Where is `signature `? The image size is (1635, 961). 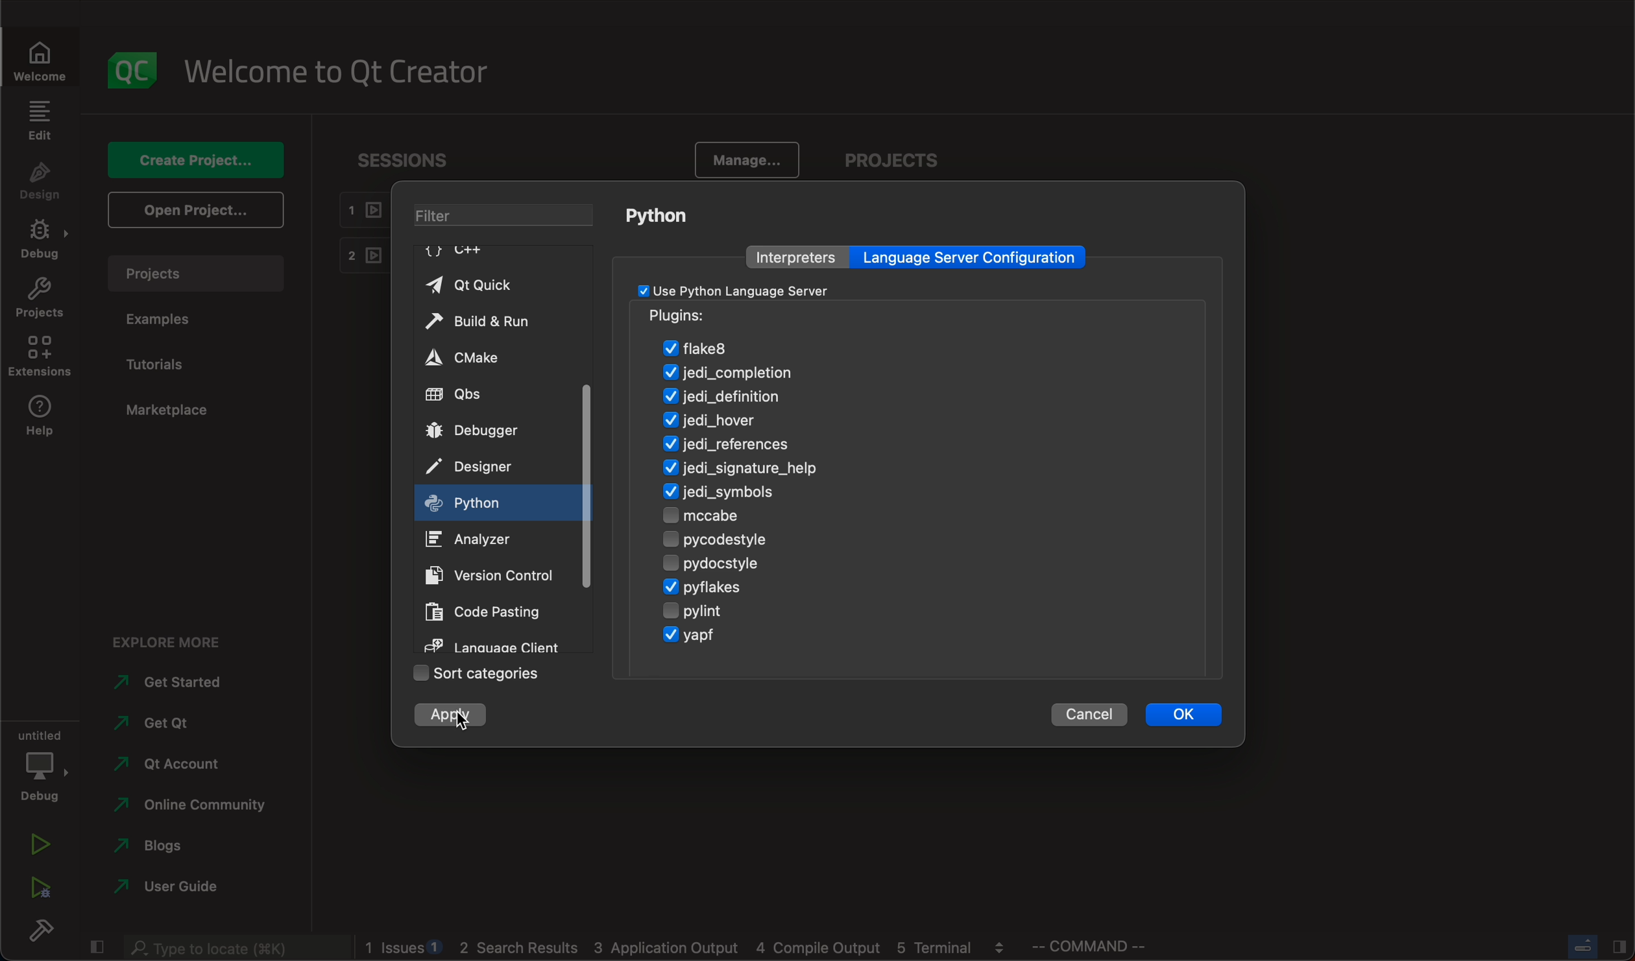 signature  is located at coordinates (751, 471).